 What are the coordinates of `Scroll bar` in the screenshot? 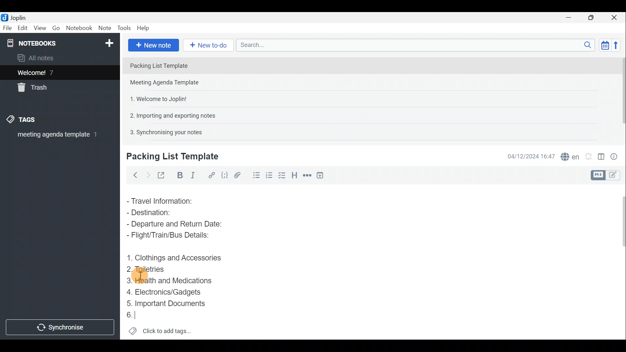 It's located at (620, 95).